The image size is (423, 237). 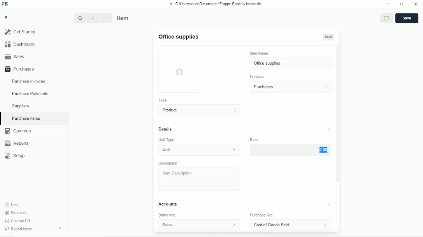 I want to click on toggle sidebar, so click(x=61, y=228).